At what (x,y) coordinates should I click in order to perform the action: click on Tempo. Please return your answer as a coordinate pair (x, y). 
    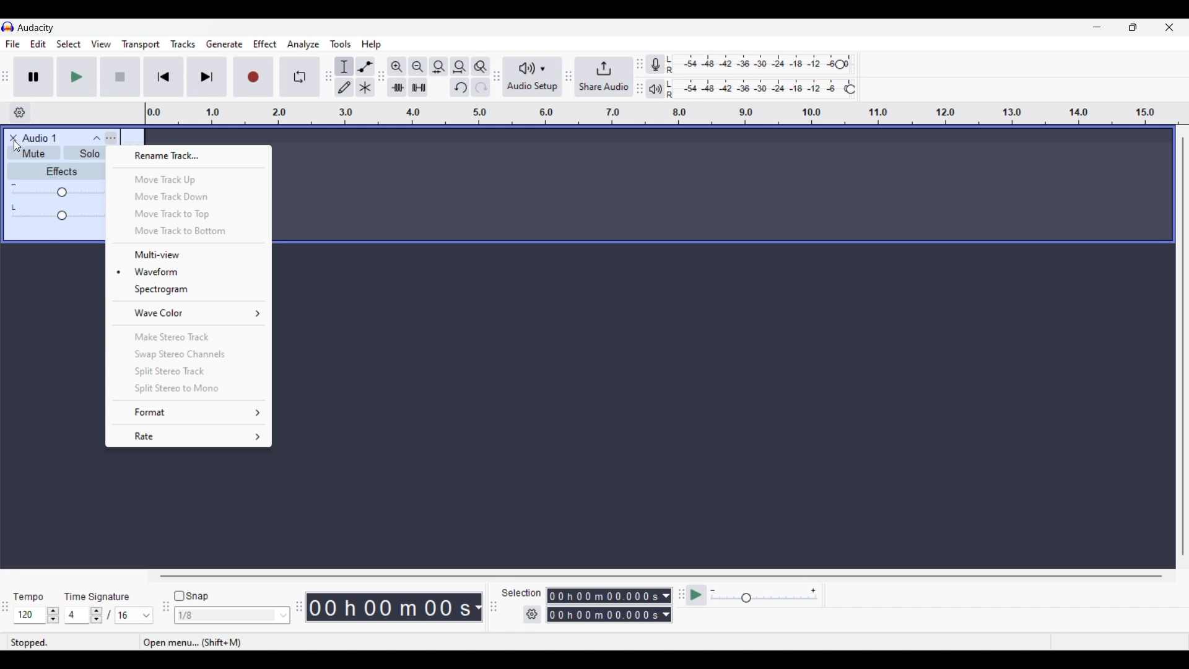
    Looking at the image, I should click on (28, 596).